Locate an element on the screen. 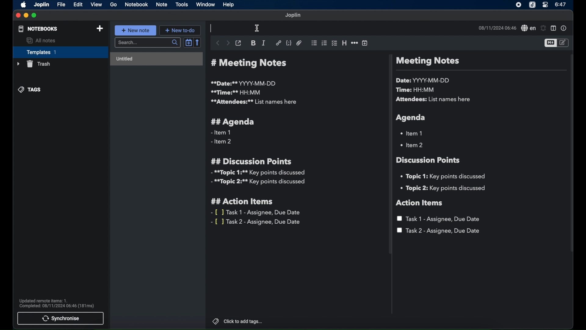 This screenshot has height=330, width=586. Joplin is located at coordinates (41, 4).